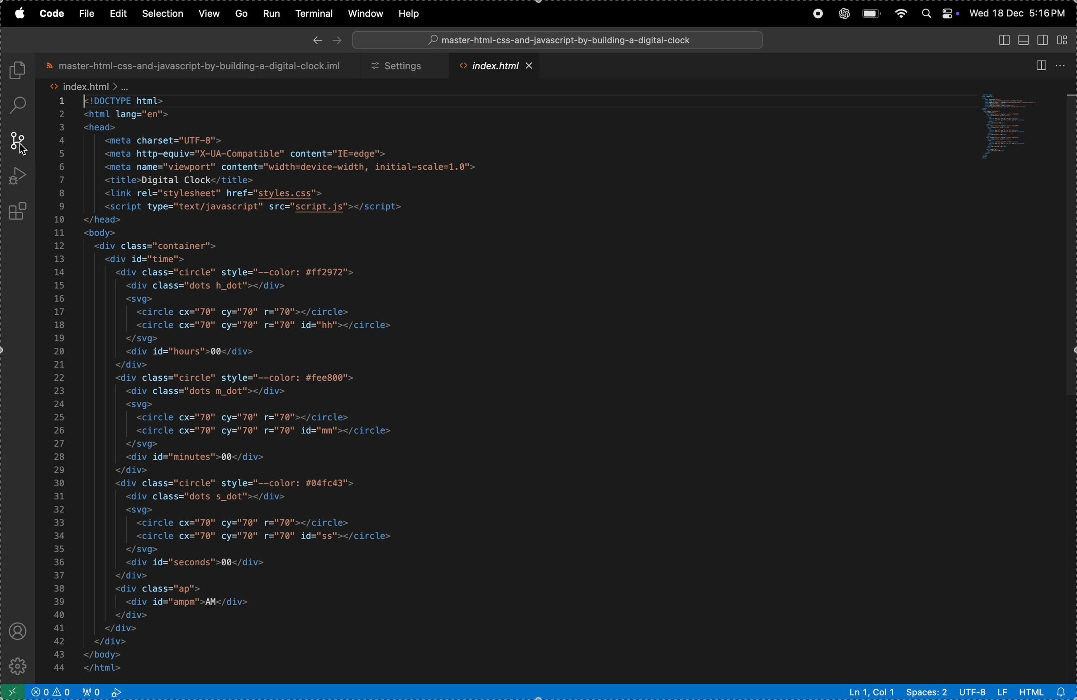  Describe the element at coordinates (128, 615) in the screenshot. I see `</div>` at that location.